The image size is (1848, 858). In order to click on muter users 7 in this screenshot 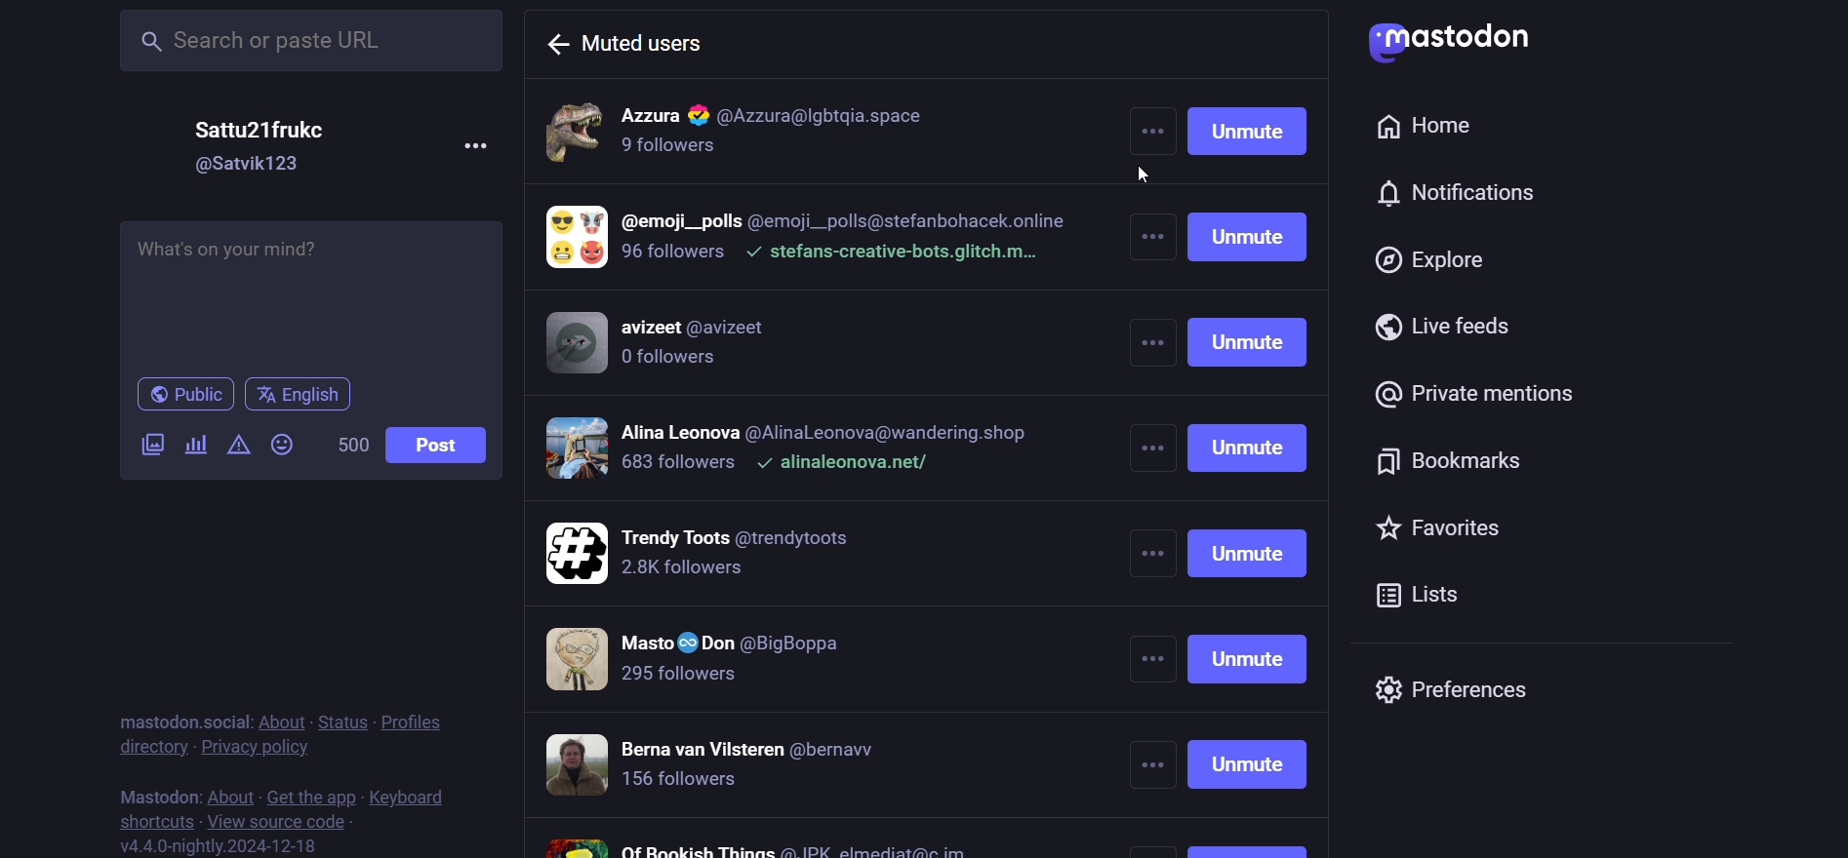, I will do `click(747, 765)`.